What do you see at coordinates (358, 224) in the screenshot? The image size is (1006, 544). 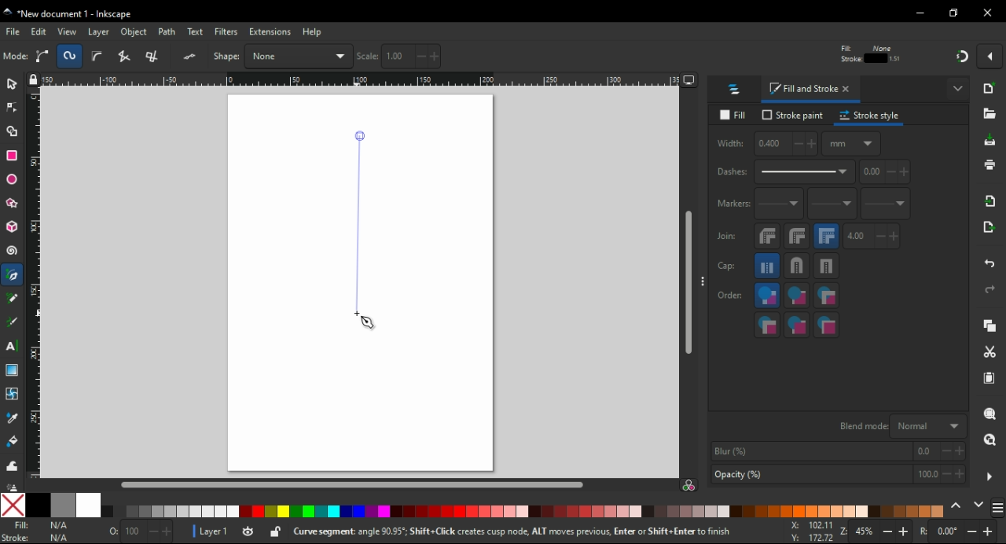 I see `line` at bounding box center [358, 224].